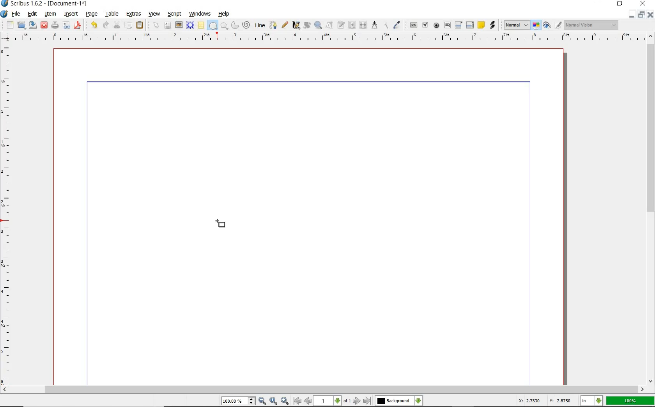 The width and height of the screenshot is (655, 407). I want to click on OPEN, so click(21, 25).